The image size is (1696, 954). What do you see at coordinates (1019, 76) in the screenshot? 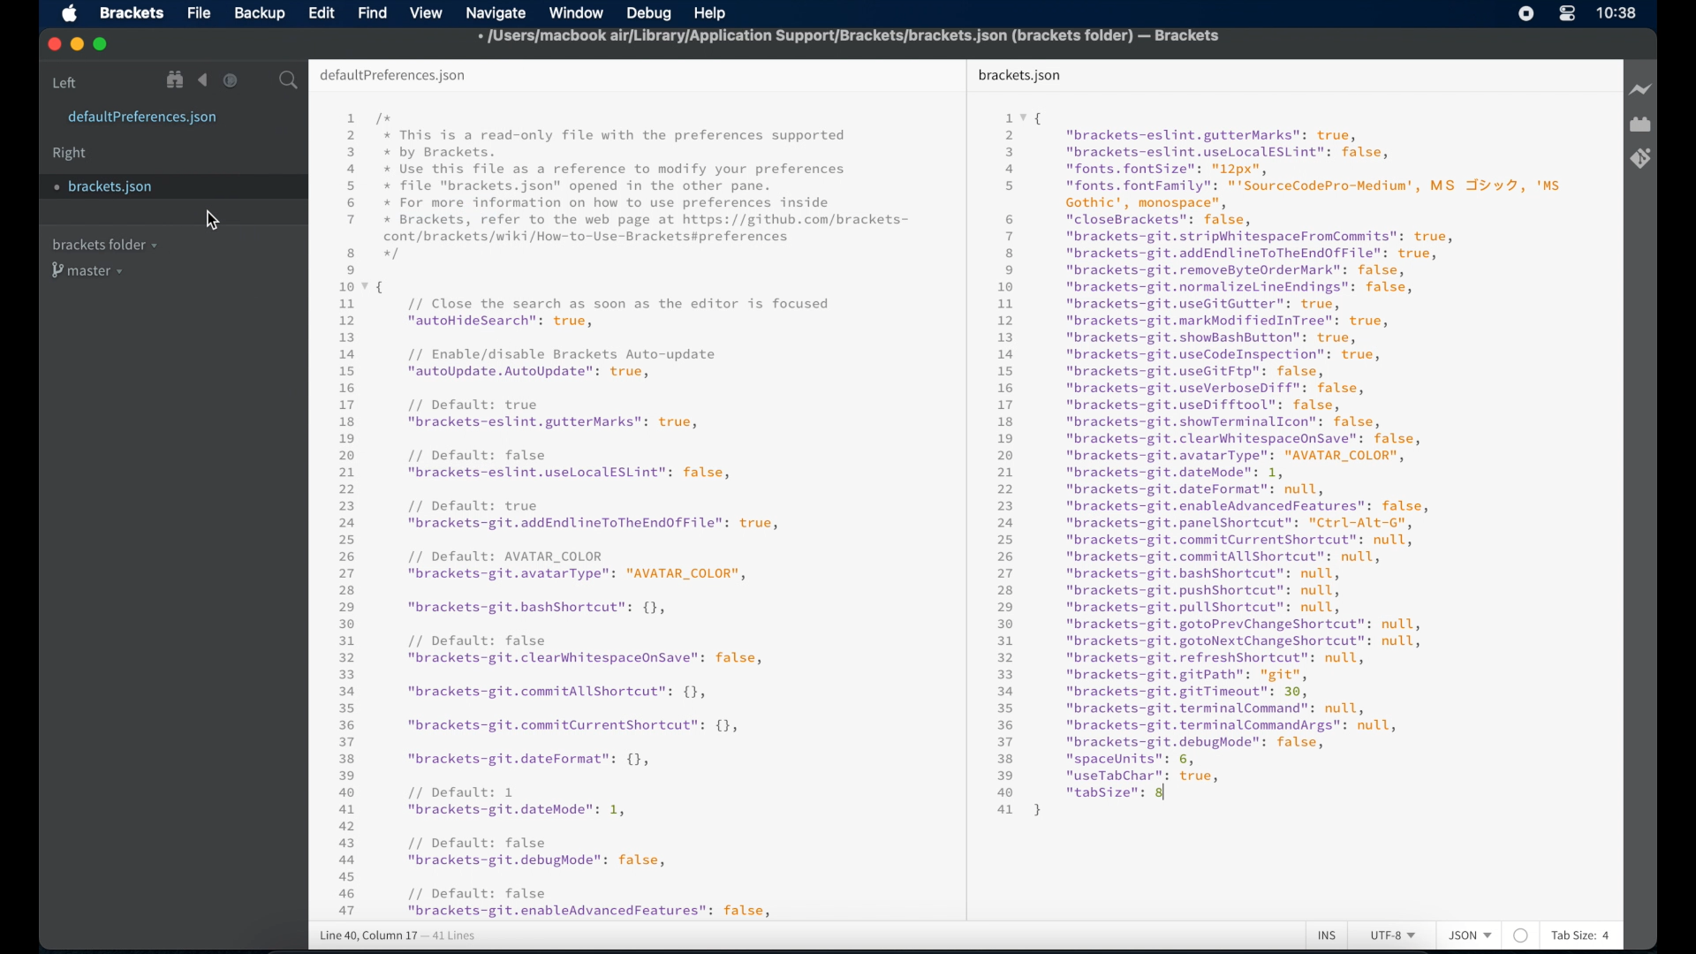
I see `brackets.json` at bounding box center [1019, 76].